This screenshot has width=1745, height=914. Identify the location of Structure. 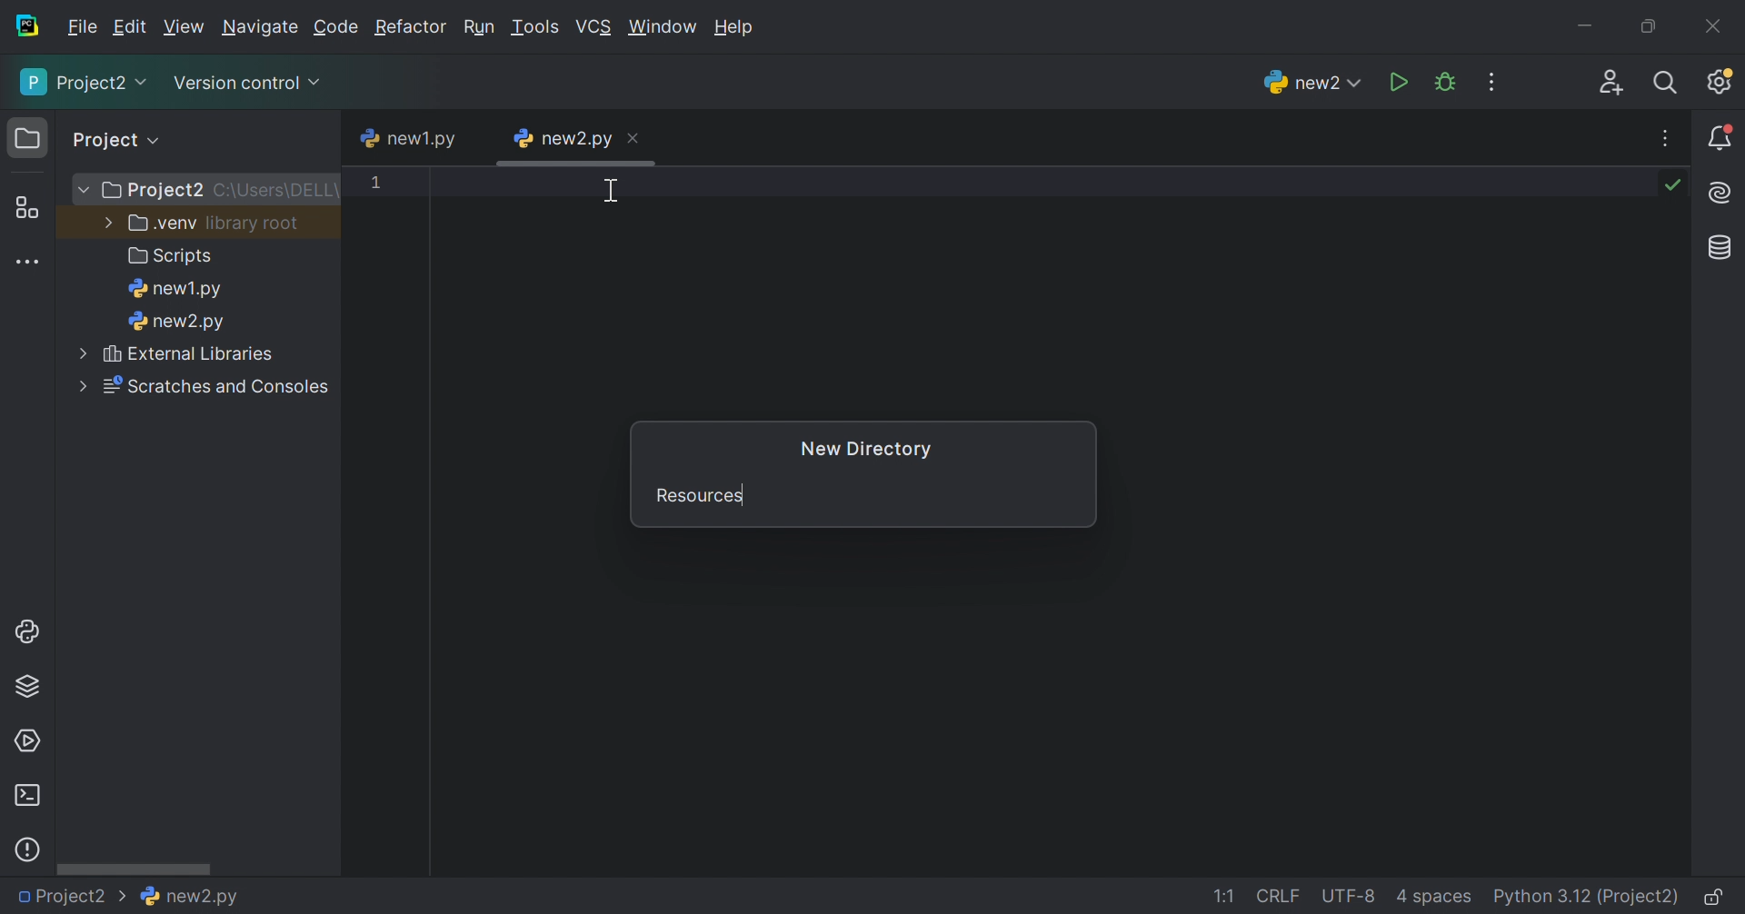
(28, 209).